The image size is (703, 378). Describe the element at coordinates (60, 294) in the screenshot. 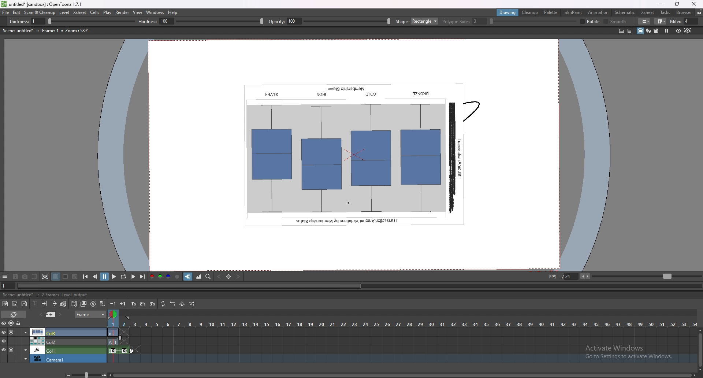

I see `description` at that location.